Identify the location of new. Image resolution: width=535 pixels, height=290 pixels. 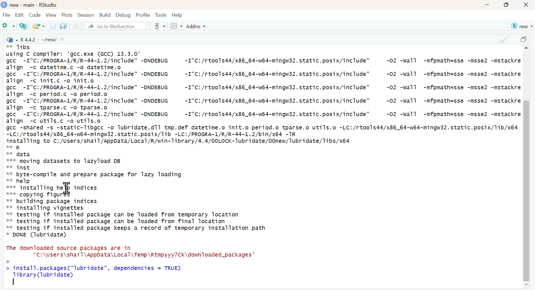
(521, 26).